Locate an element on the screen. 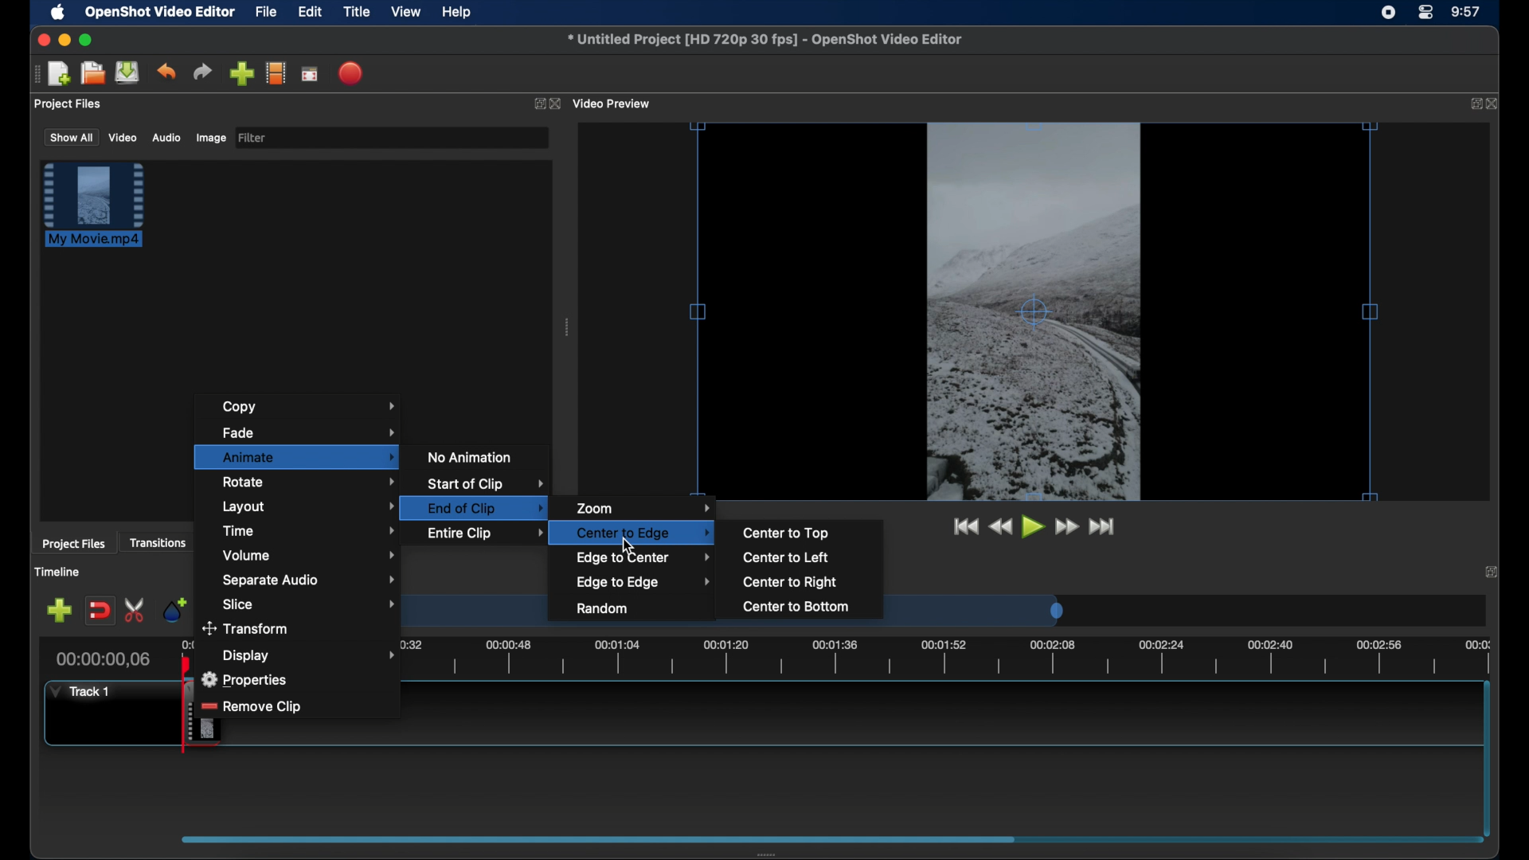  close is located at coordinates (1494, 104).